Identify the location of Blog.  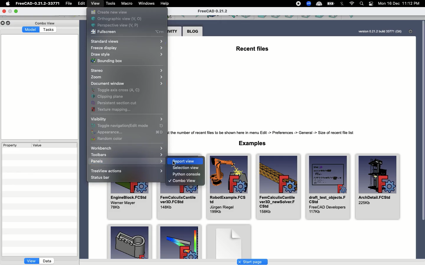
(193, 31).